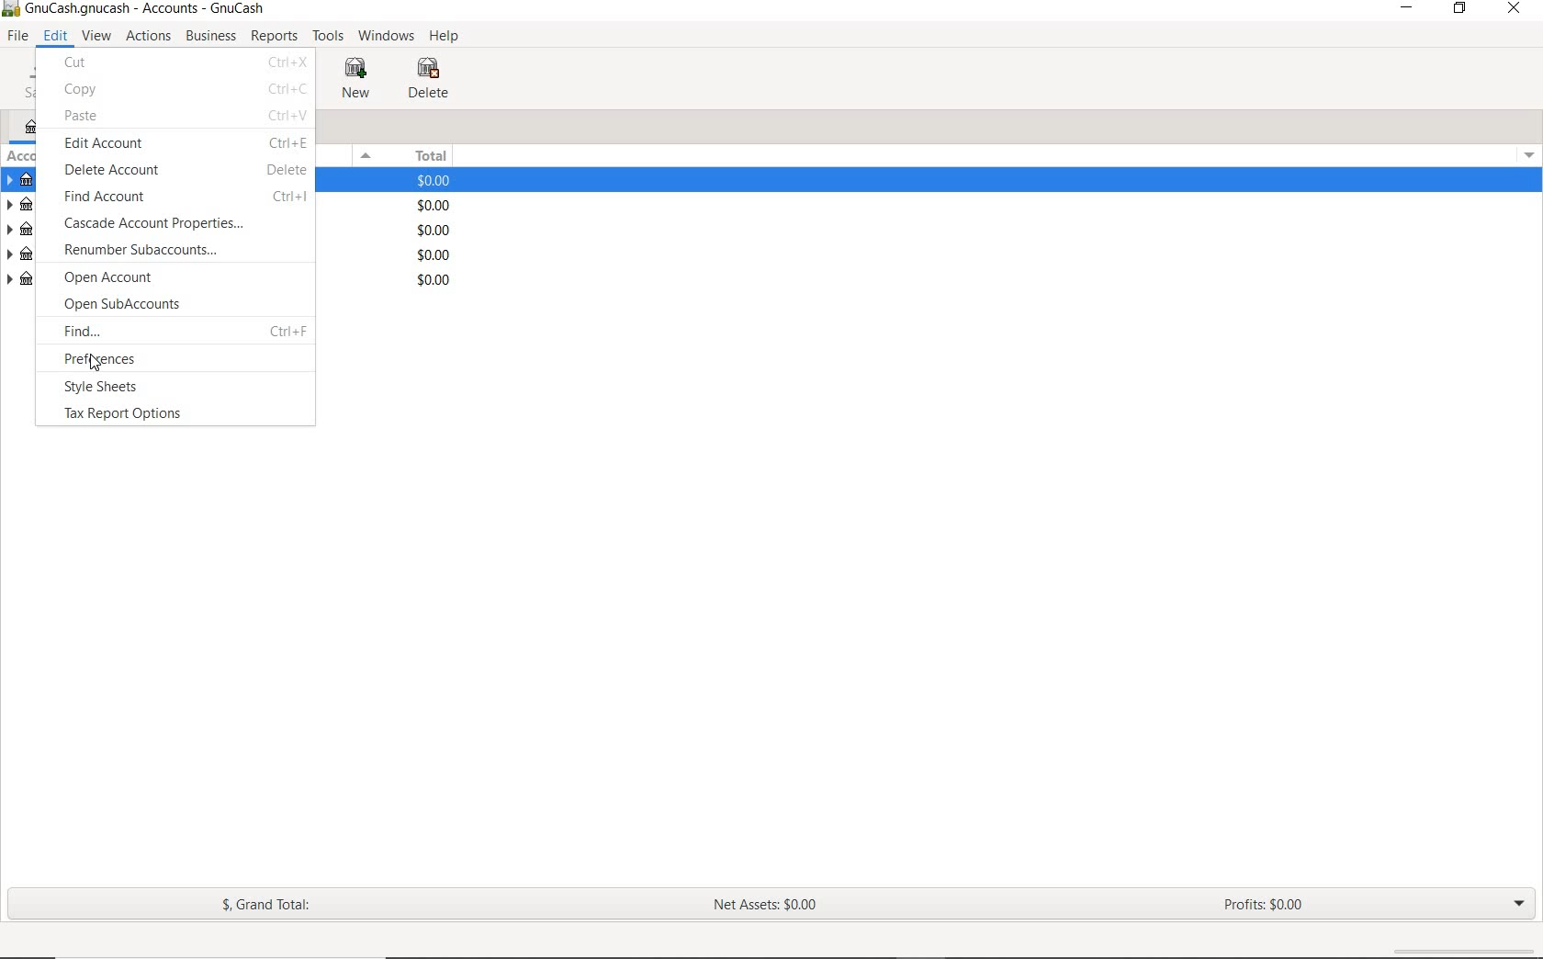 The height and width of the screenshot is (959, 1543). Describe the element at coordinates (364, 156) in the screenshot. I see `Menu` at that location.